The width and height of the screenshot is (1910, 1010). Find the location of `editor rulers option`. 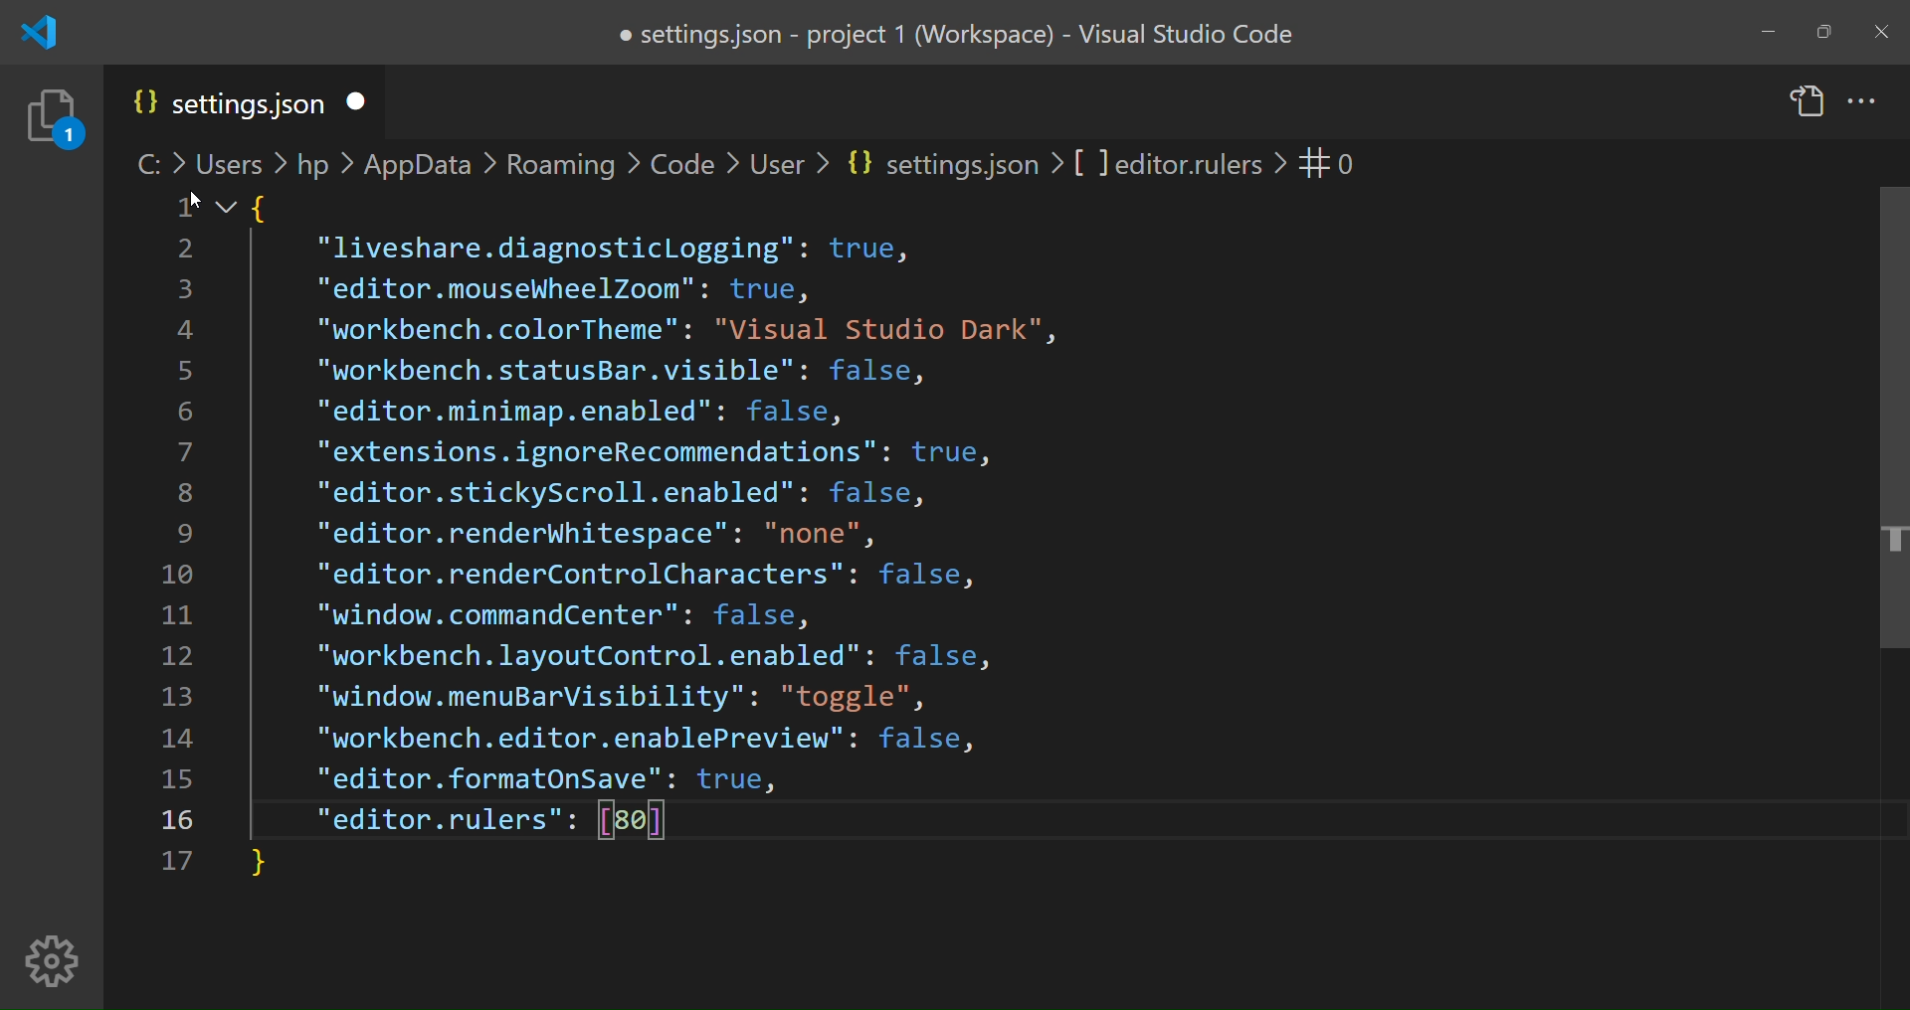

editor rulers option is located at coordinates (439, 821).